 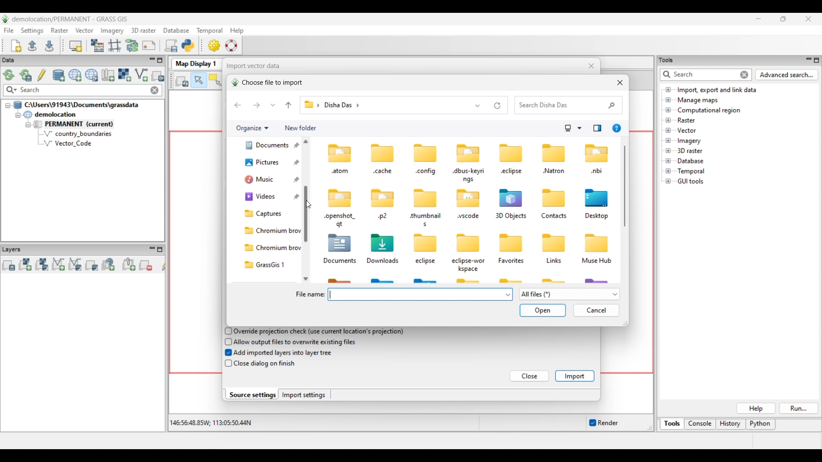 I want to click on Maximize Layers panel, so click(x=160, y=249).